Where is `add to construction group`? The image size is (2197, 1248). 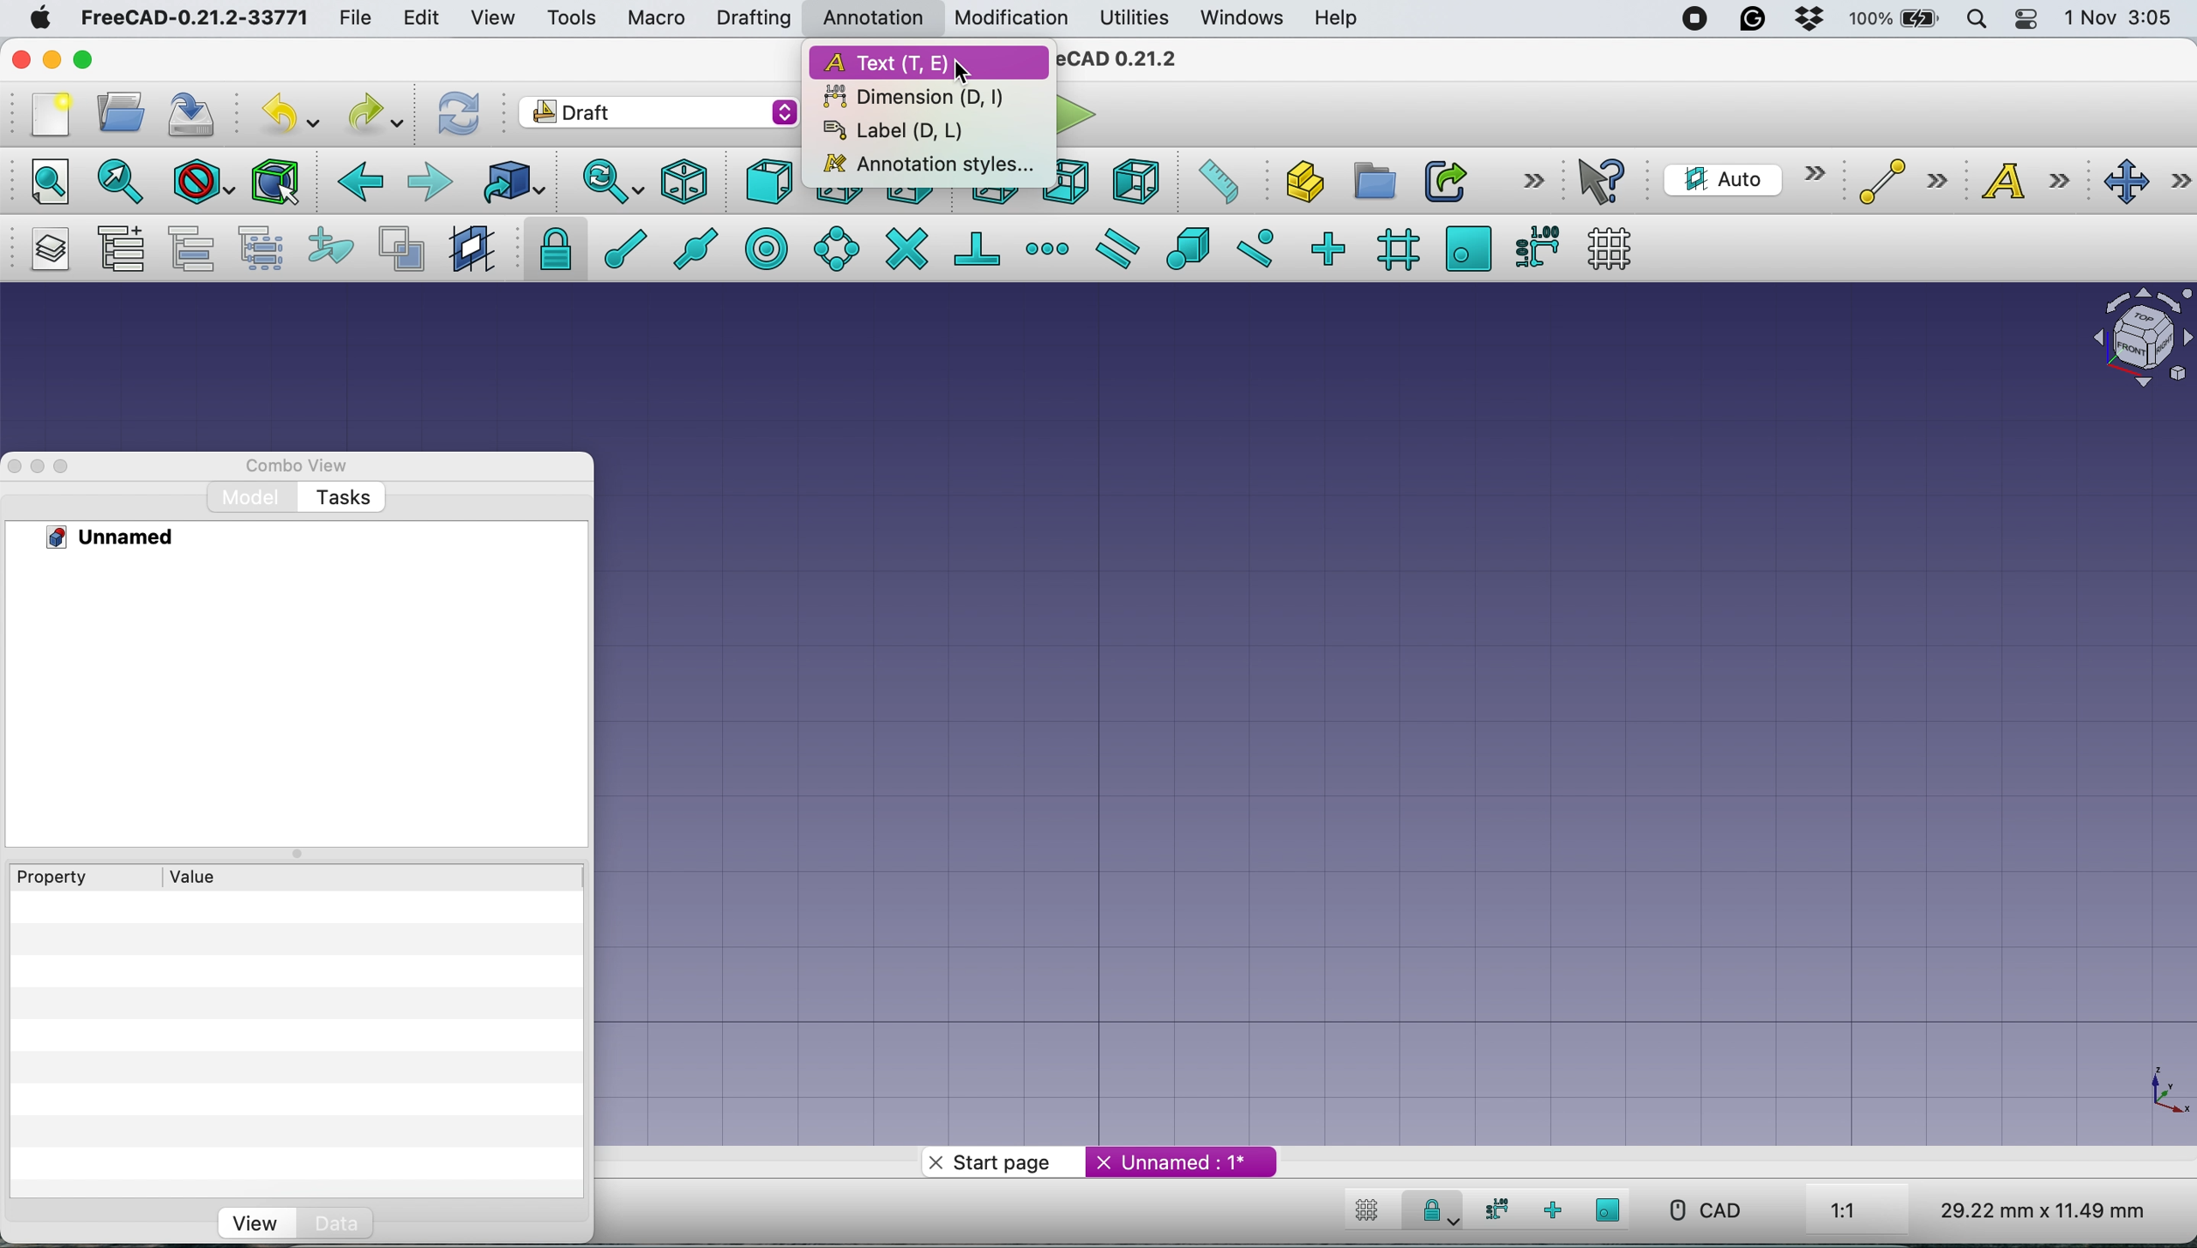 add to construction group is located at coordinates (328, 249).